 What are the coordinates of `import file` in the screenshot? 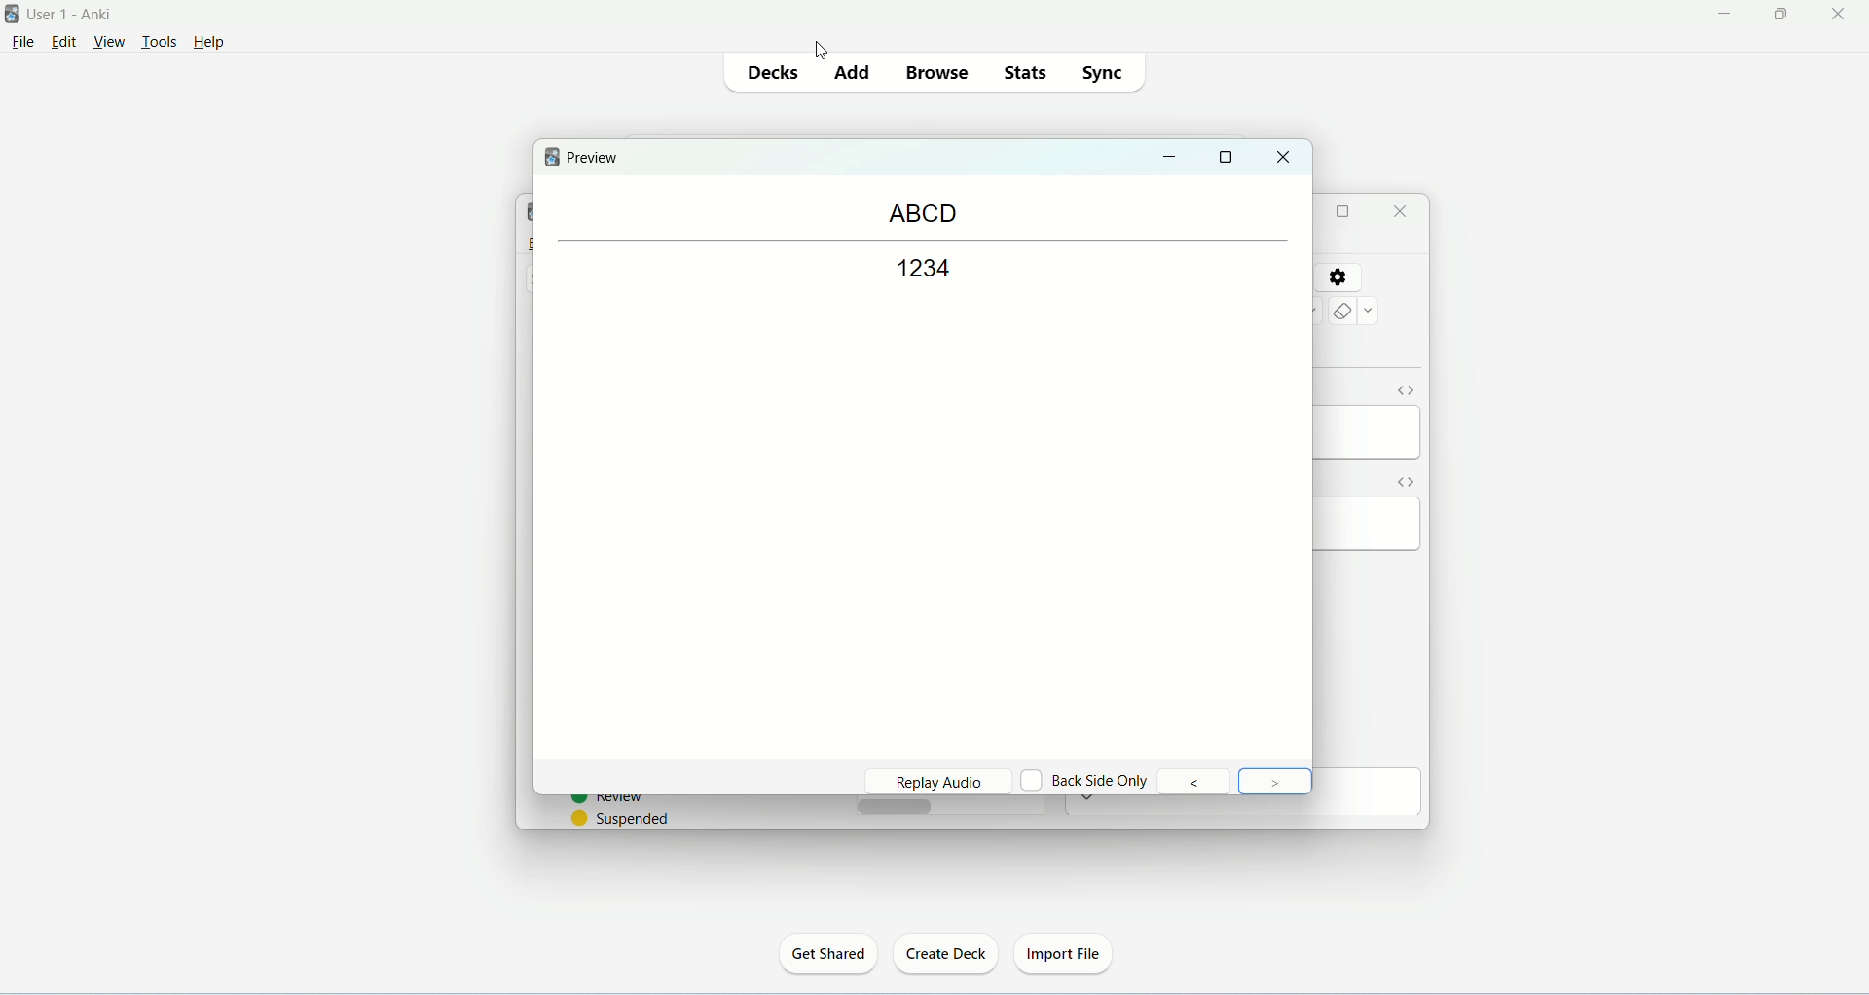 It's located at (1066, 957).